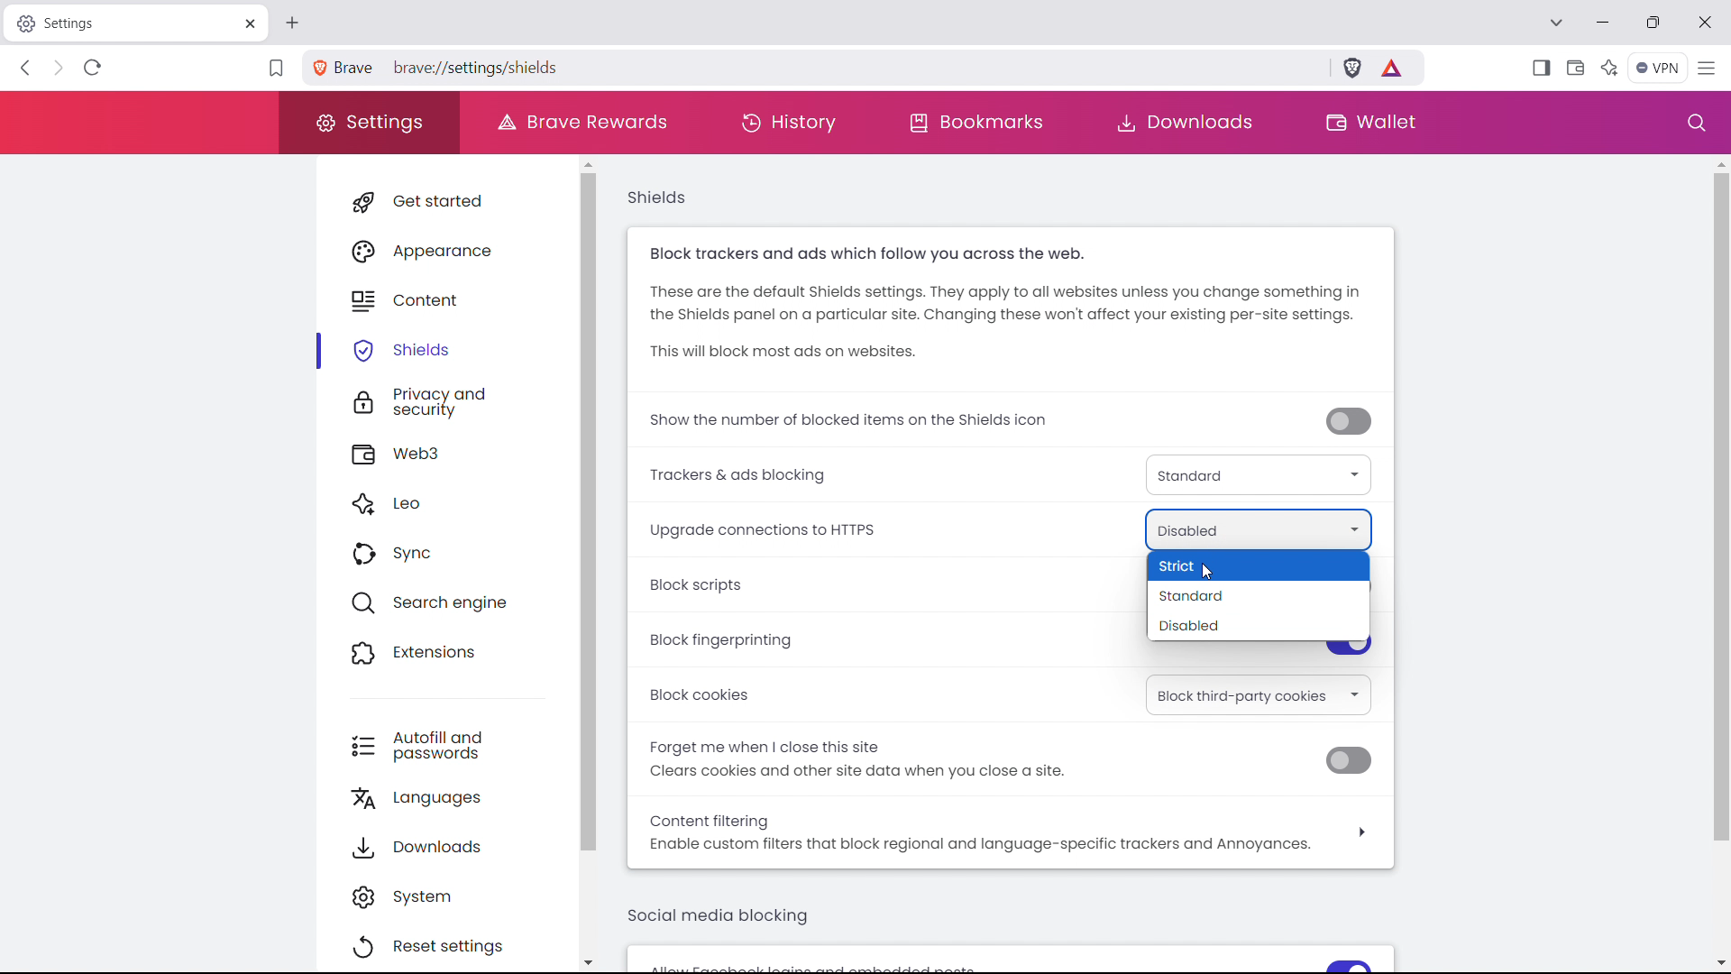 The image size is (1731, 974). Describe the element at coordinates (1351, 651) in the screenshot. I see `toggle on` at that location.